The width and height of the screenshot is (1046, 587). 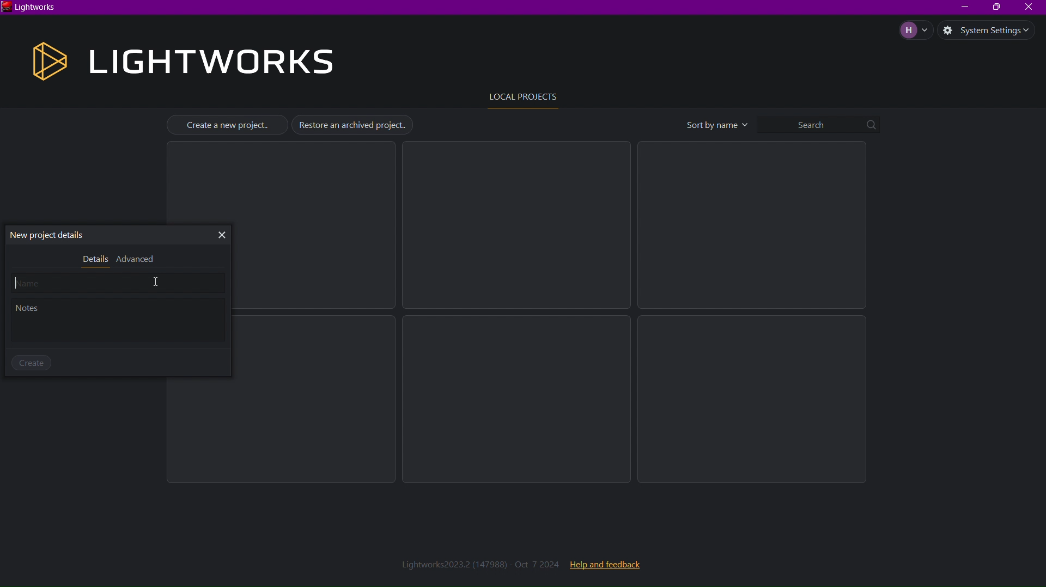 What do you see at coordinates (228, 125) in the screenshot?
I see `Create a new project` at bounding box center [228, 125].